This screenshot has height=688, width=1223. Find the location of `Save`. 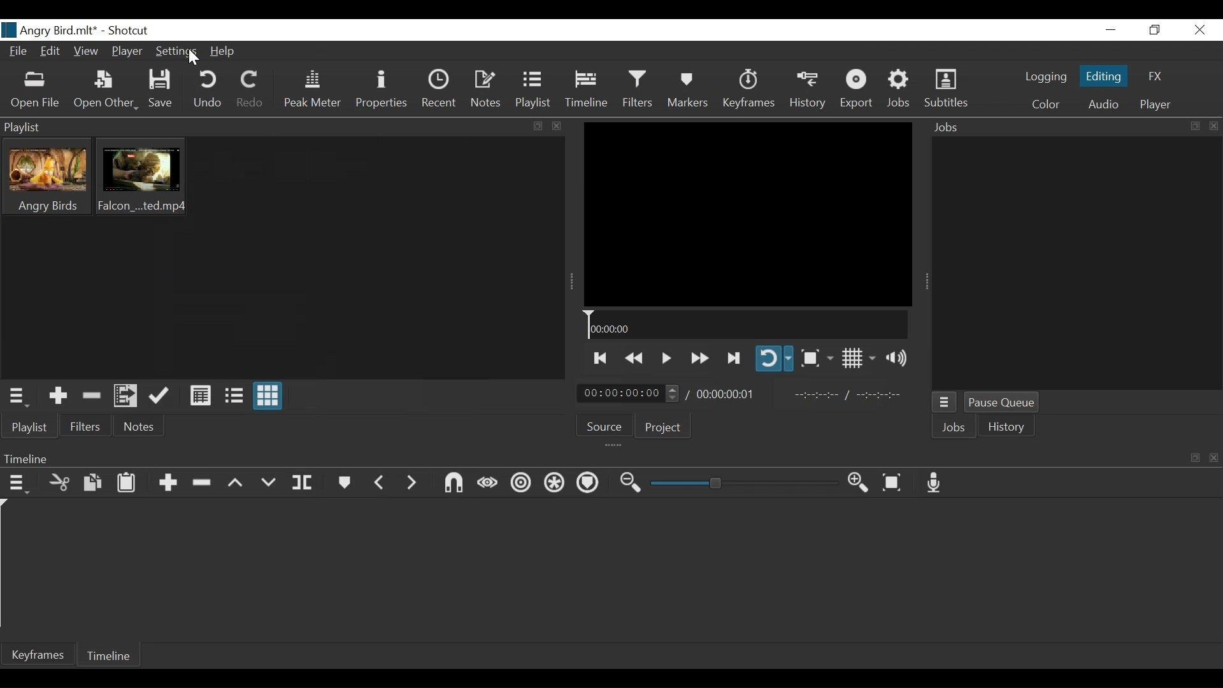

Save is located at coordinates (162, 90).